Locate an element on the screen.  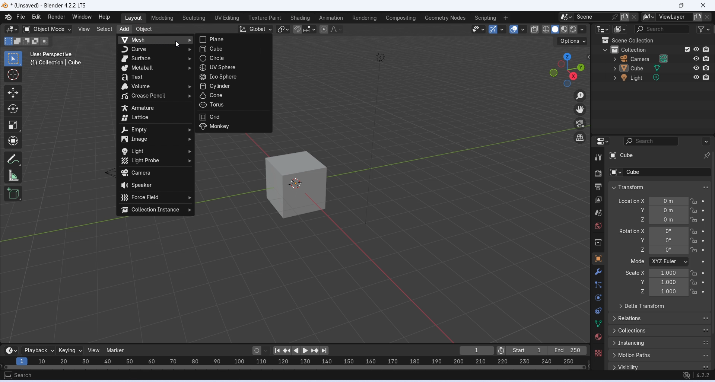
plane is located at coordinates (234, 40).